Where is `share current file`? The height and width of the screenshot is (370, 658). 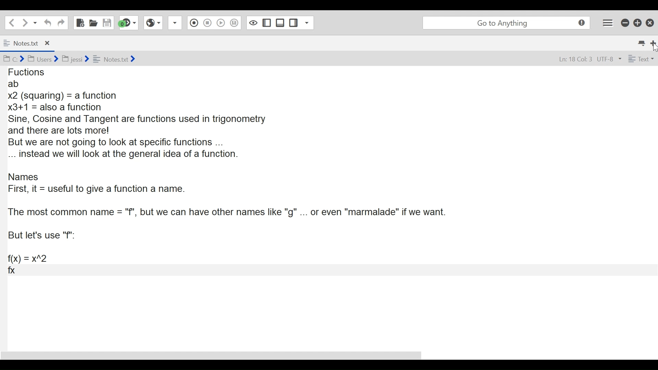
share current file is located at coordinates (176, 23).